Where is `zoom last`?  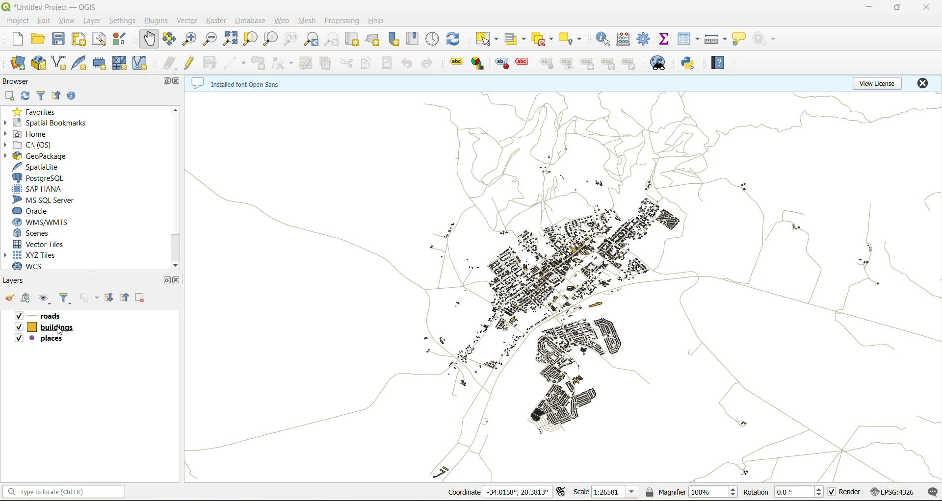 zoom last is located at coordinates (311, 39).